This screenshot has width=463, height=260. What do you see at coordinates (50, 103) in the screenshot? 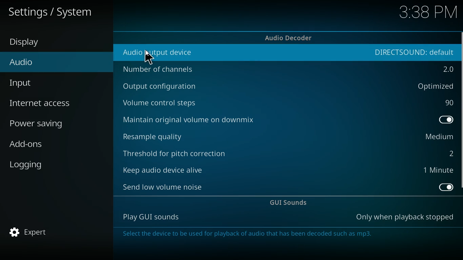
I see `internet access` at bounding box center [50, 103].